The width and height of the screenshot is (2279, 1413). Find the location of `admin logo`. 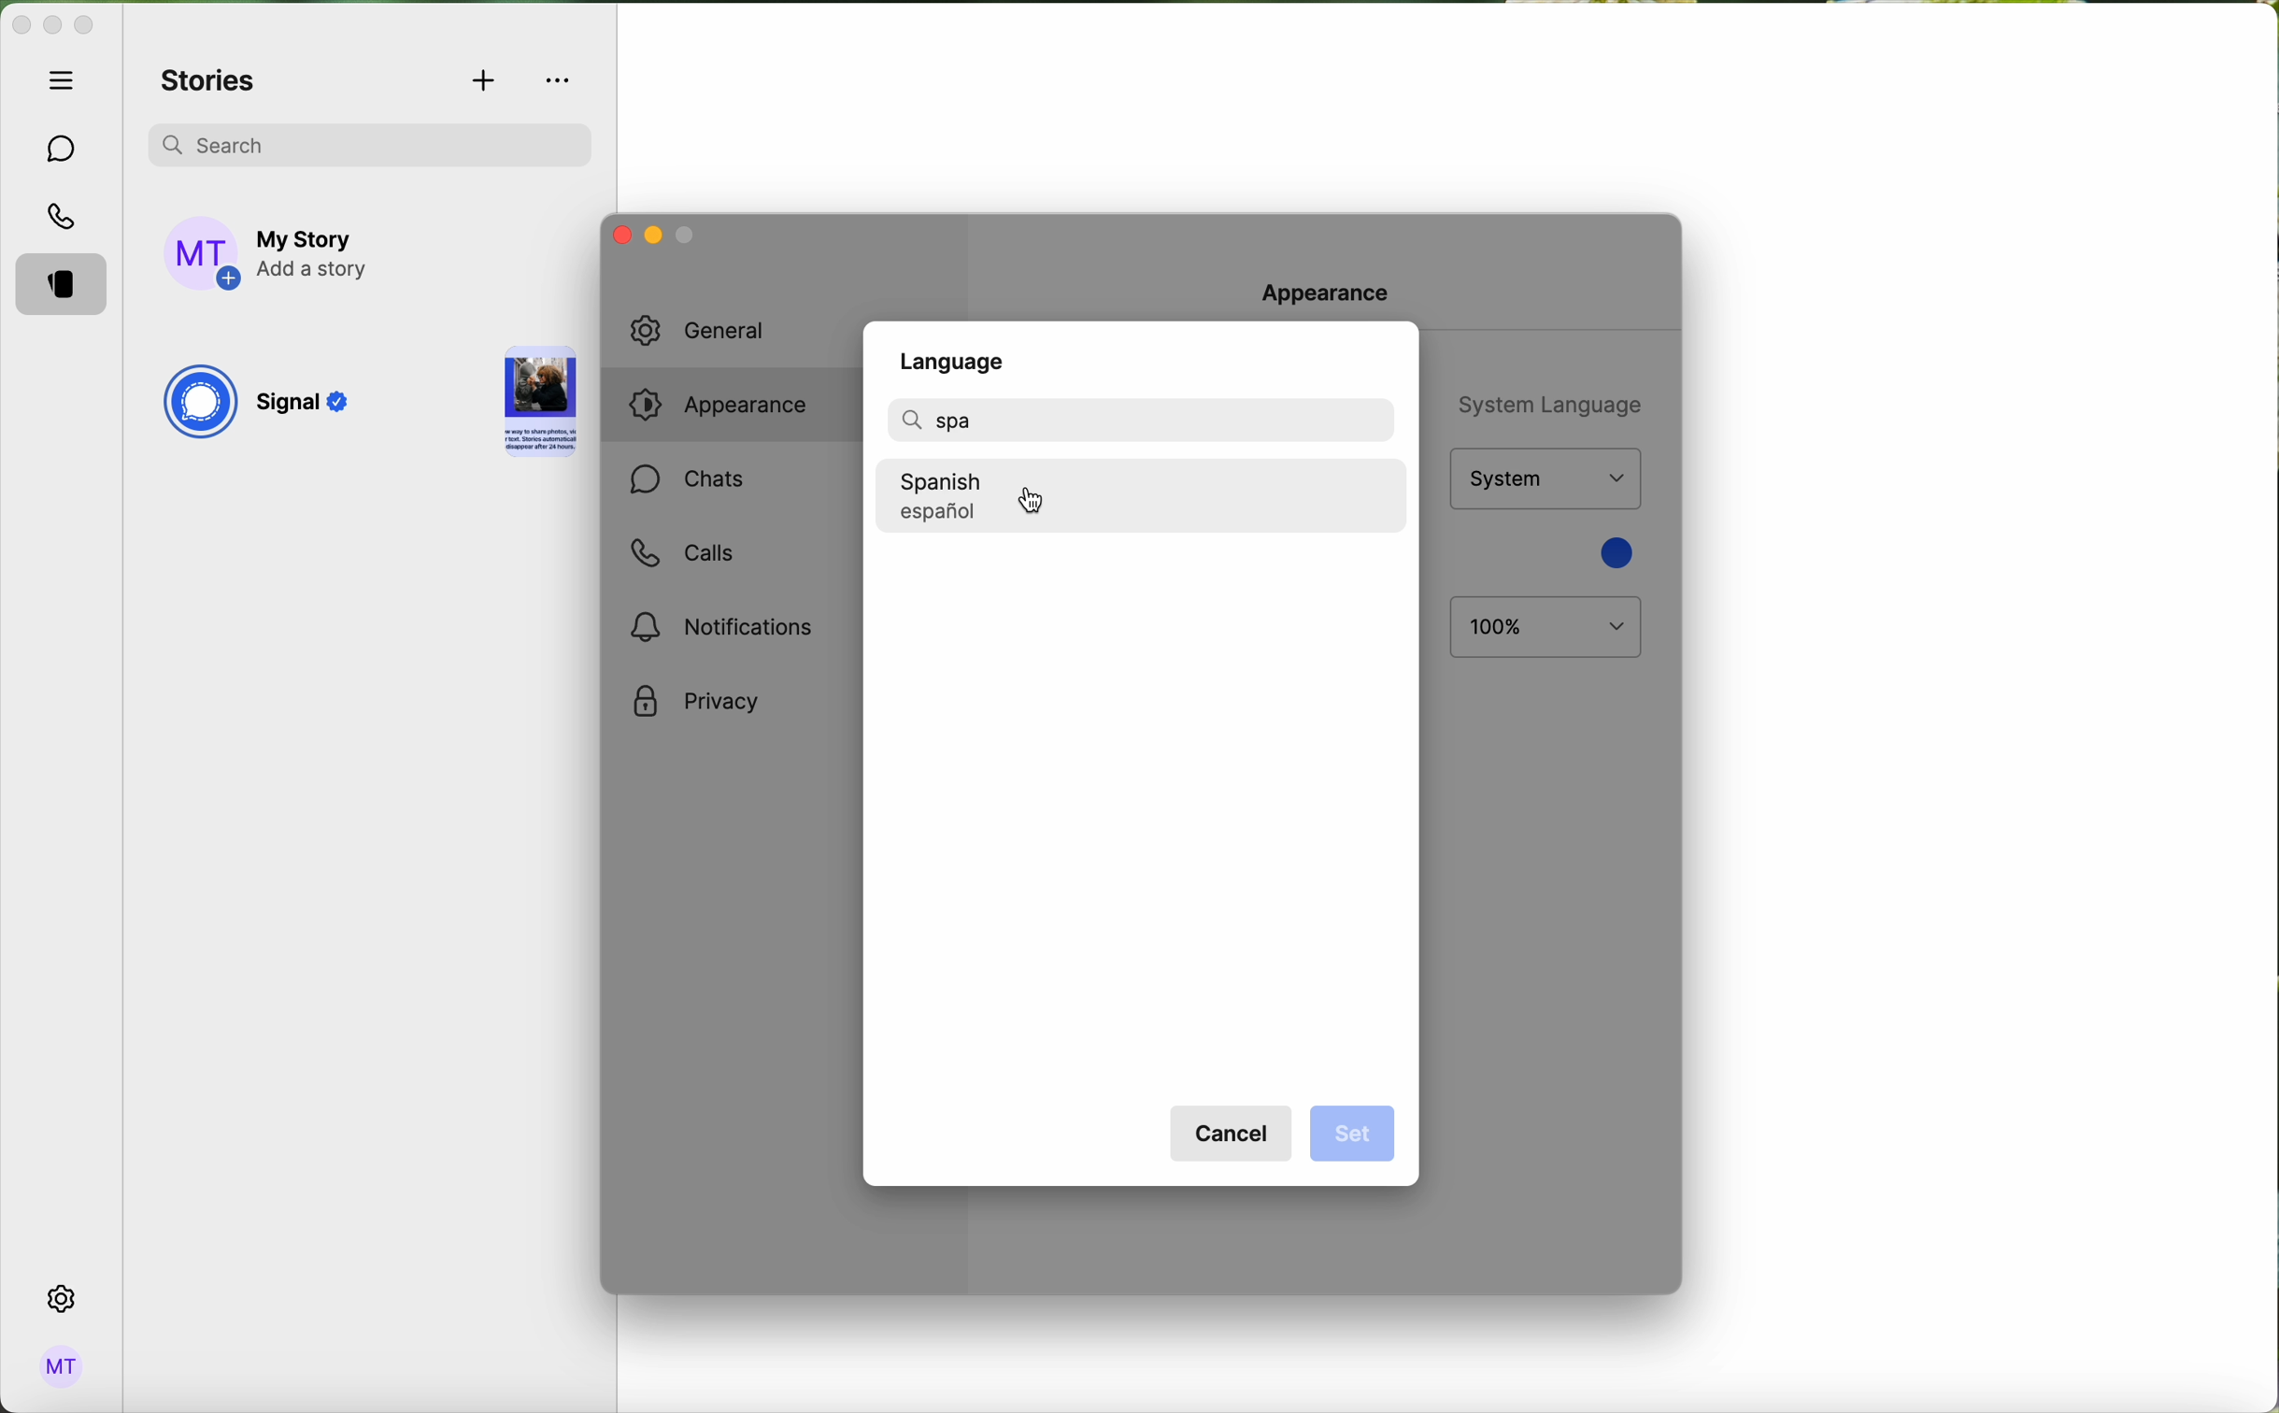

admin logo is located at coordinates (58, 1367).